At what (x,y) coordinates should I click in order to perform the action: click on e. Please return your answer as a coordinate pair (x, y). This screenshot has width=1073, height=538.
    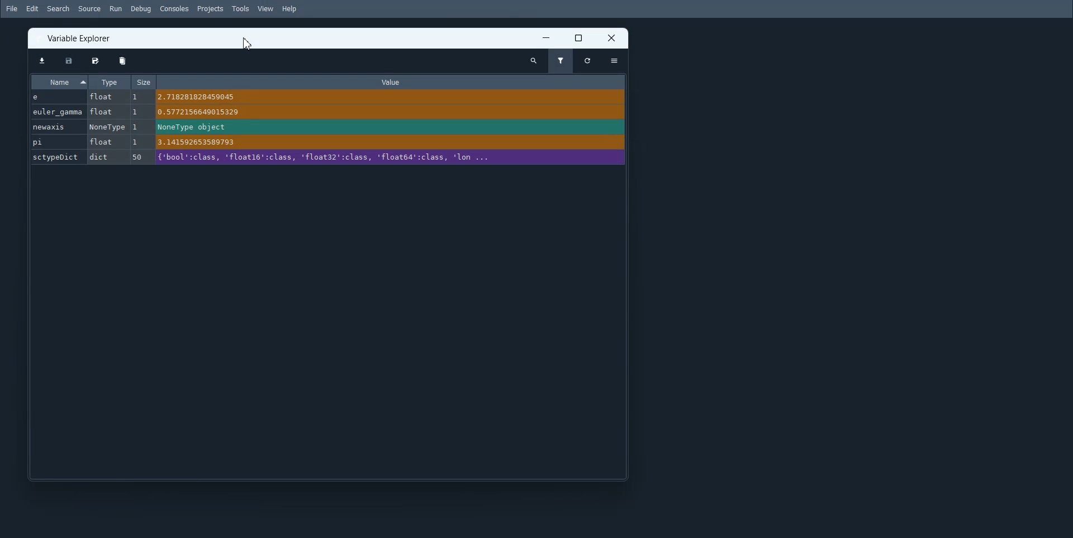
    Looking at the image, I should click on (48, 98).